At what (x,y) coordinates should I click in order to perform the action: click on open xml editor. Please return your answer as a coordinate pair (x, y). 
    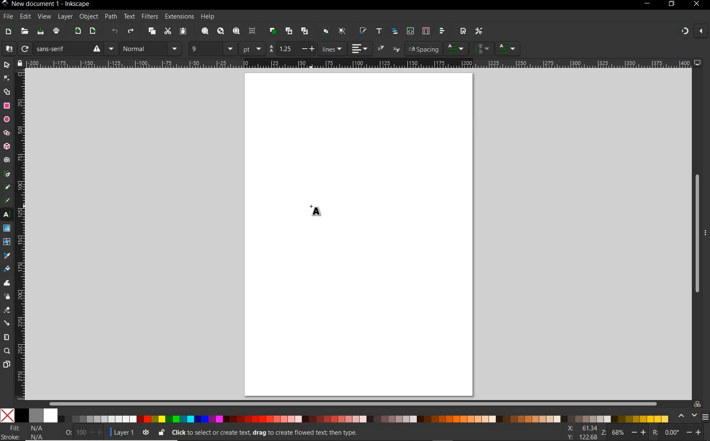
    Looking at the image, I should click on (410, 31).